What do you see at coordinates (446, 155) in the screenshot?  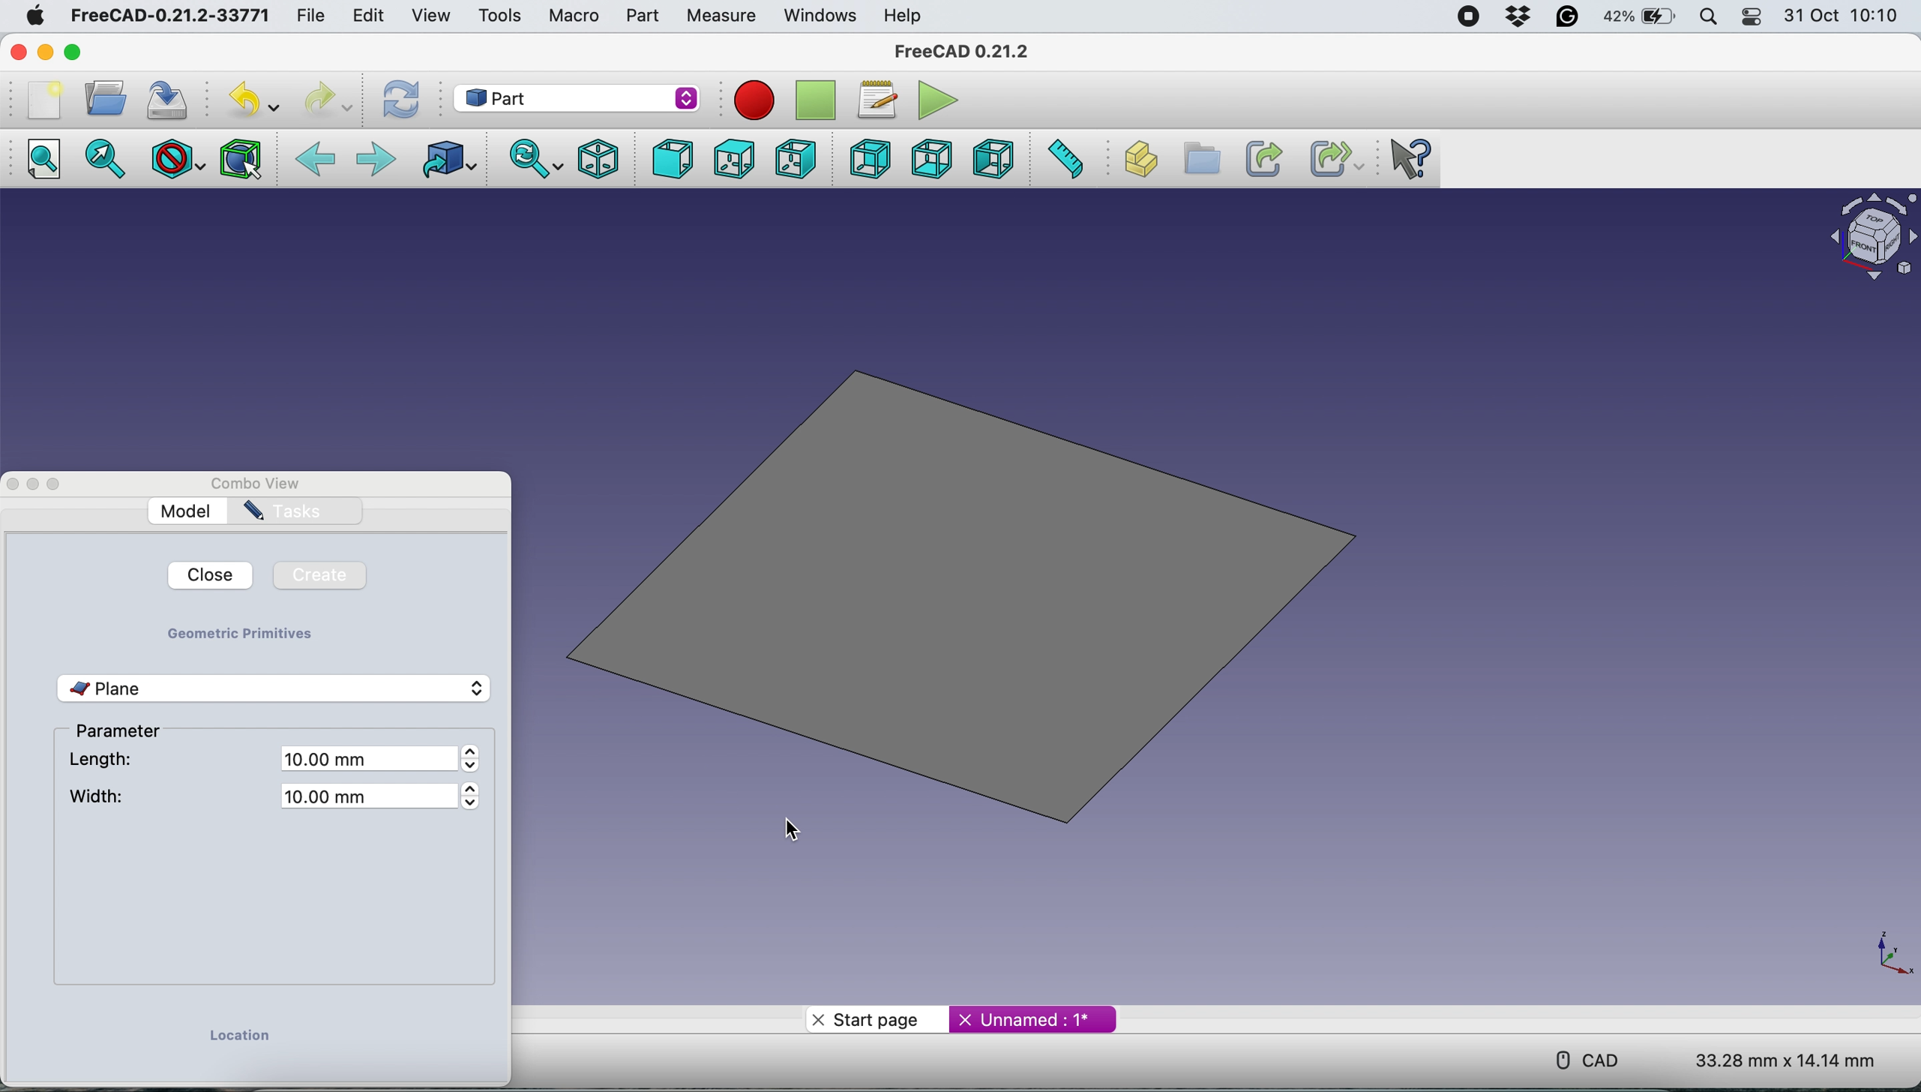 I see `Go to linked object` at bounding box center [446, 155].